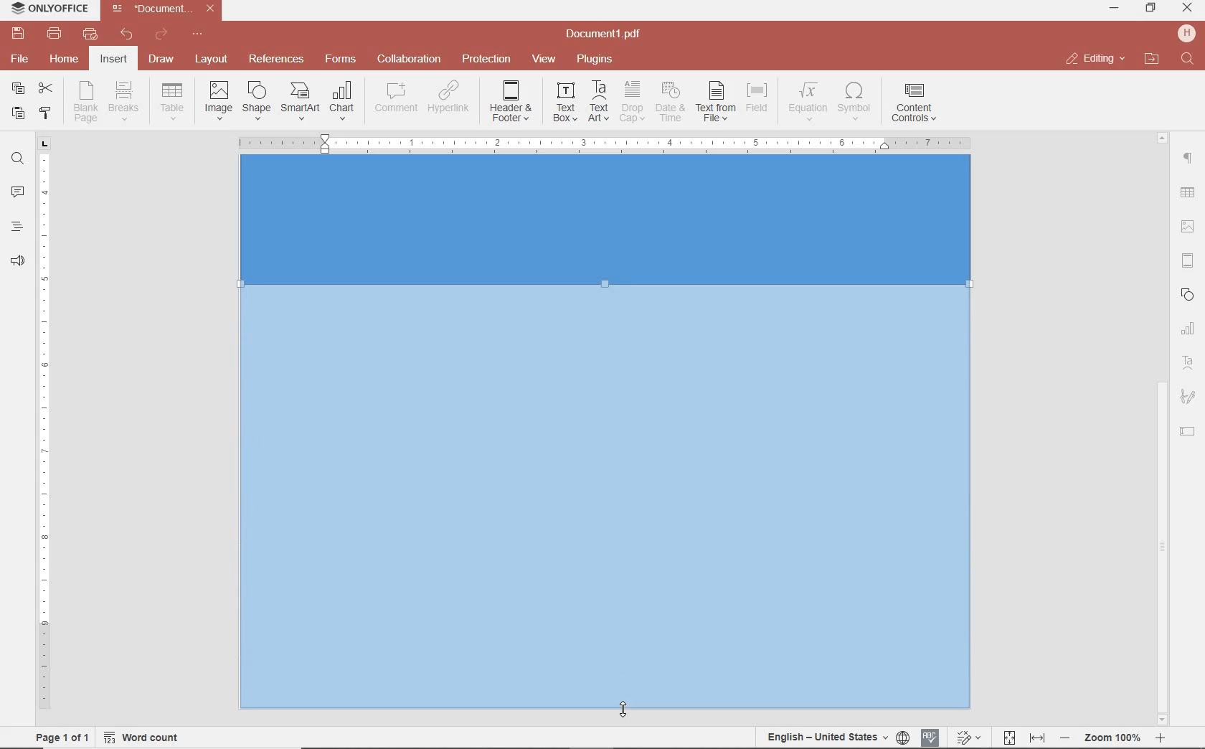 The height and width of the screenshot is (749, 1205). Describe the element at coordinates (197, 34) in the screenshot. I see `customize quick access toolbar` at that location.